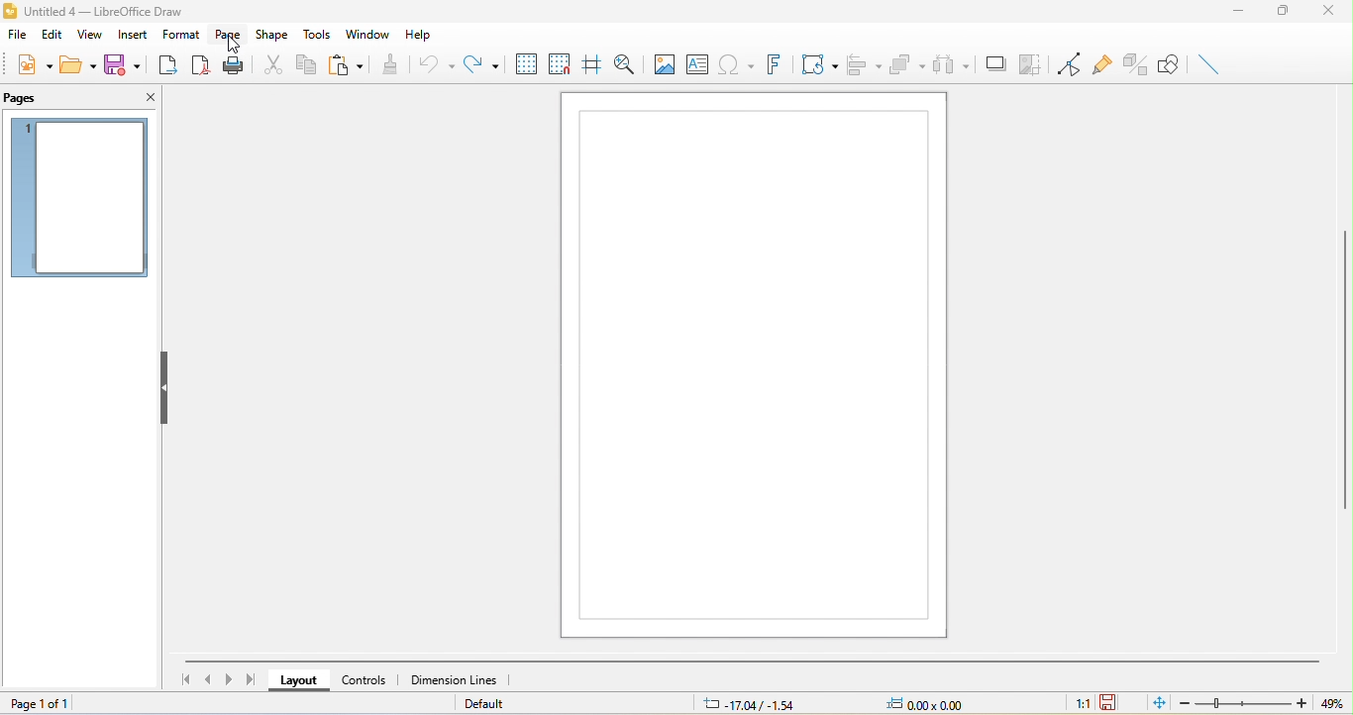 This screenshot has height=715, width=1353. Describe the element at coordinates (439, 65) in the screenshot. I see `undo` at that location.